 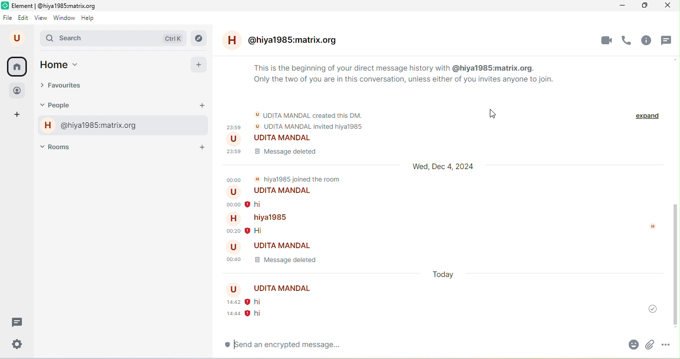 I want to click on message deleted, so click(x=285, y=154).